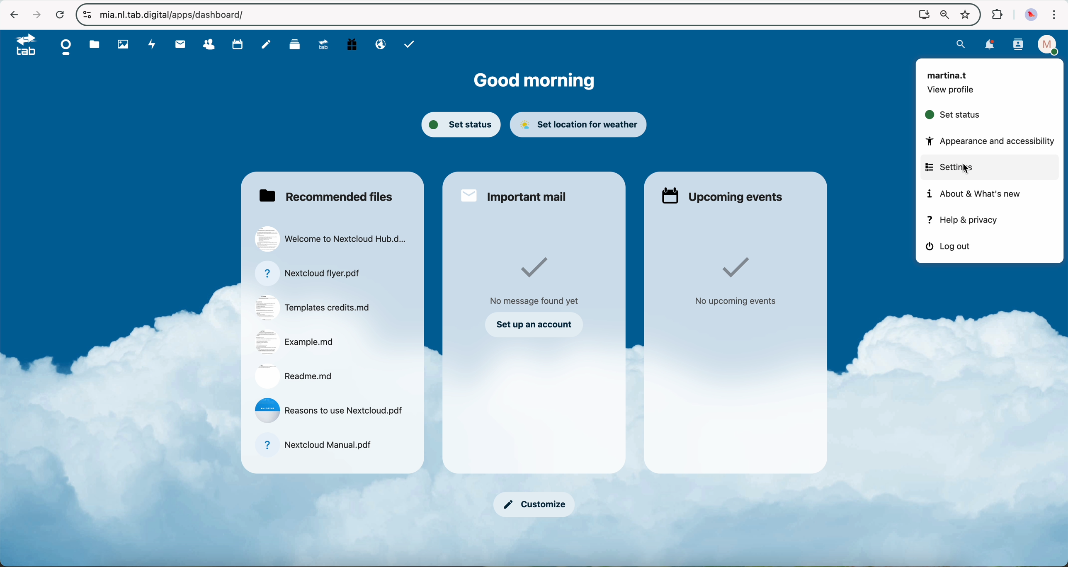 This screenshot has width=1068, height=567. I want to click on no upcoming events, so click(735, 282).